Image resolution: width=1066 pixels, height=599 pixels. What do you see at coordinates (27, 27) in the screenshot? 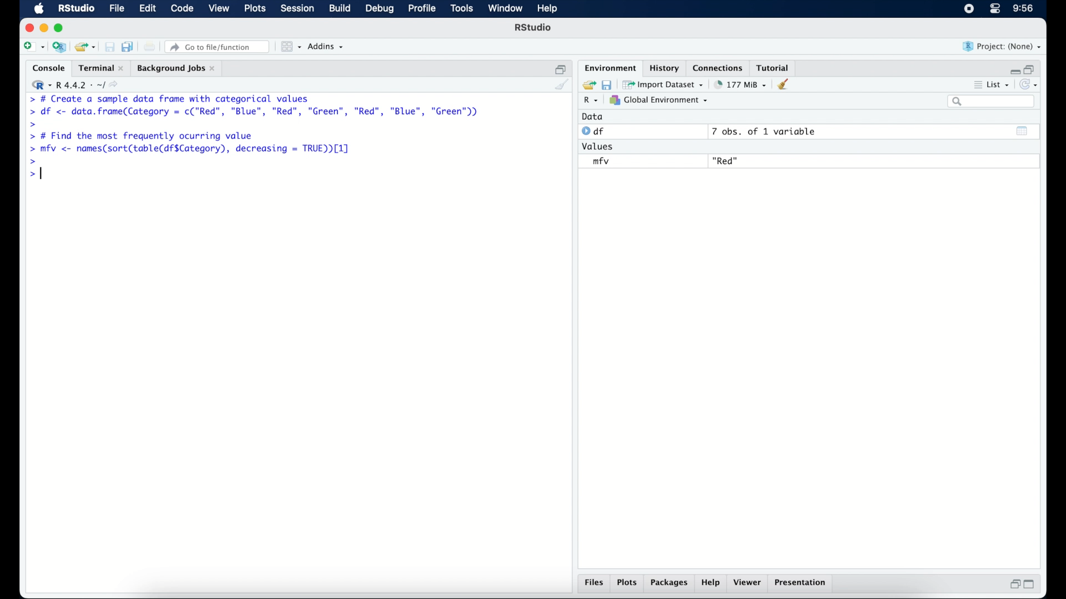
I see `close` at bounding box center [27, 27].